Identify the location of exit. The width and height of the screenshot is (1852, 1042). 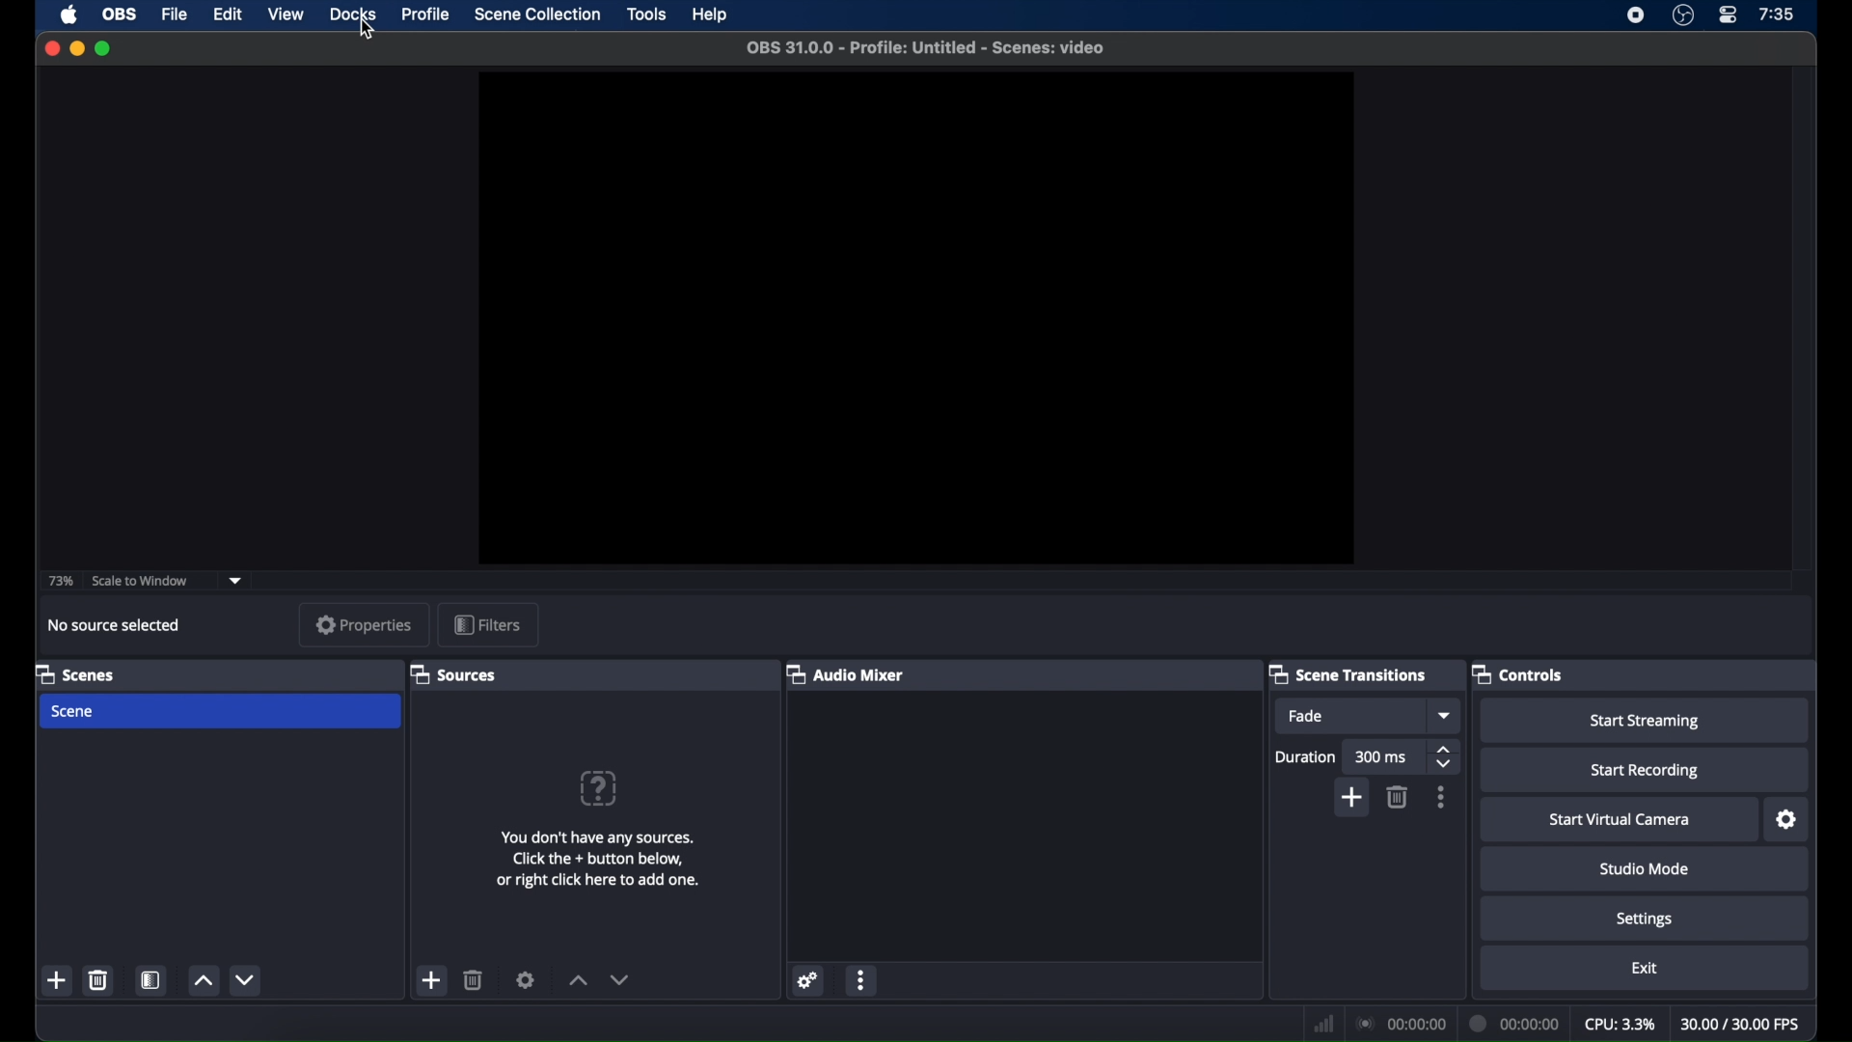
(1644, 968).